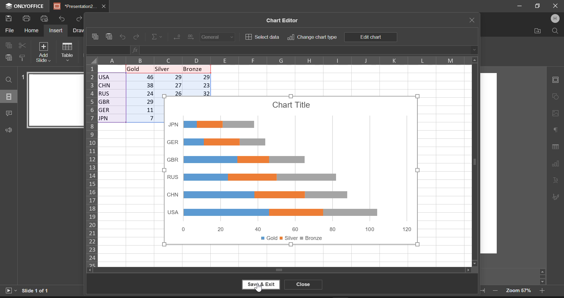  I want to click on Save, so click(10, 19).